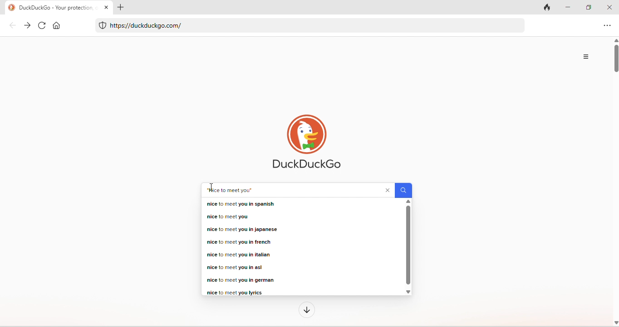 Image resolution: width=619 pixels, height=327 pixels. What do you see at coordinates (234, 267) in the screenshot?
I see `‘nice to meet you in asl` at bounding box center [234, 267].